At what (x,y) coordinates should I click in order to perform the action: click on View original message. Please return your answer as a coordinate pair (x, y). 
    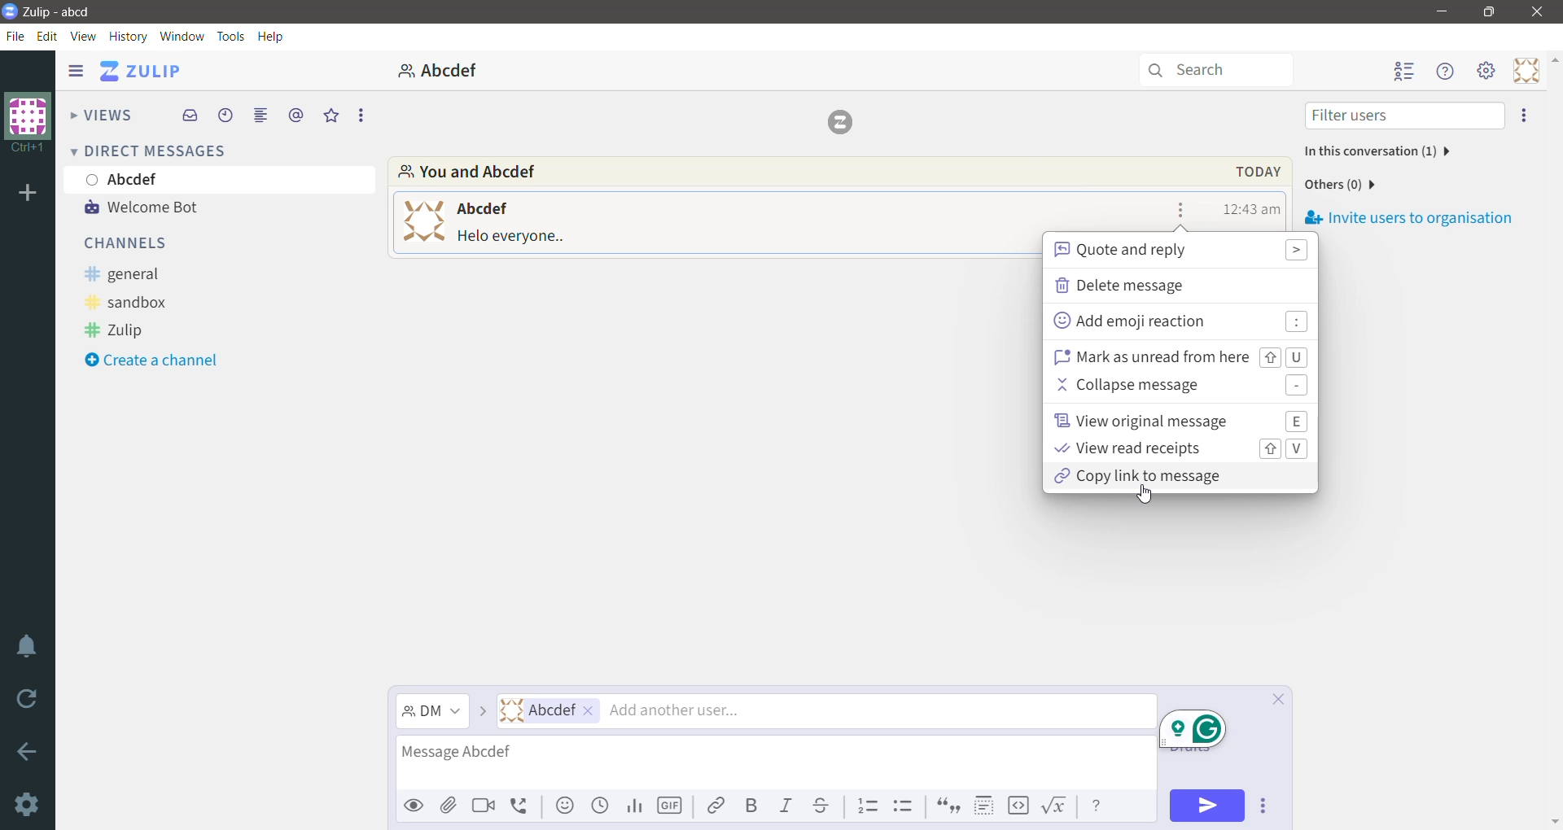
    Looking at the image, I should click on (1180, 421).